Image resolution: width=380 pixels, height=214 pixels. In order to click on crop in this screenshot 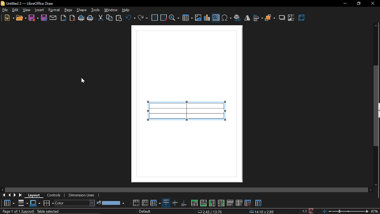, I will do `click(292, 18)`.